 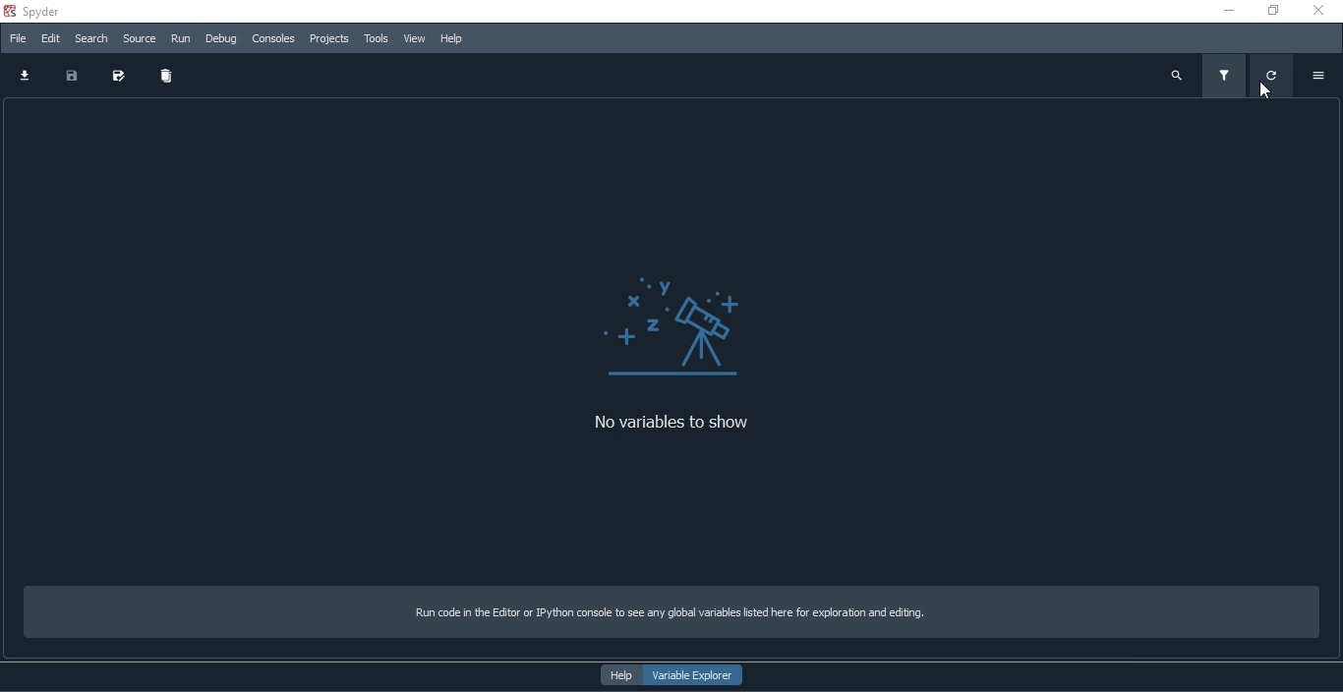 I want to click on View, so click(x=415, y=38).